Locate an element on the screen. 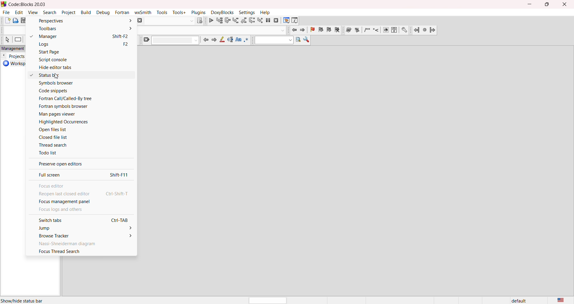  next bookmark is located at coordinates (330, 30).